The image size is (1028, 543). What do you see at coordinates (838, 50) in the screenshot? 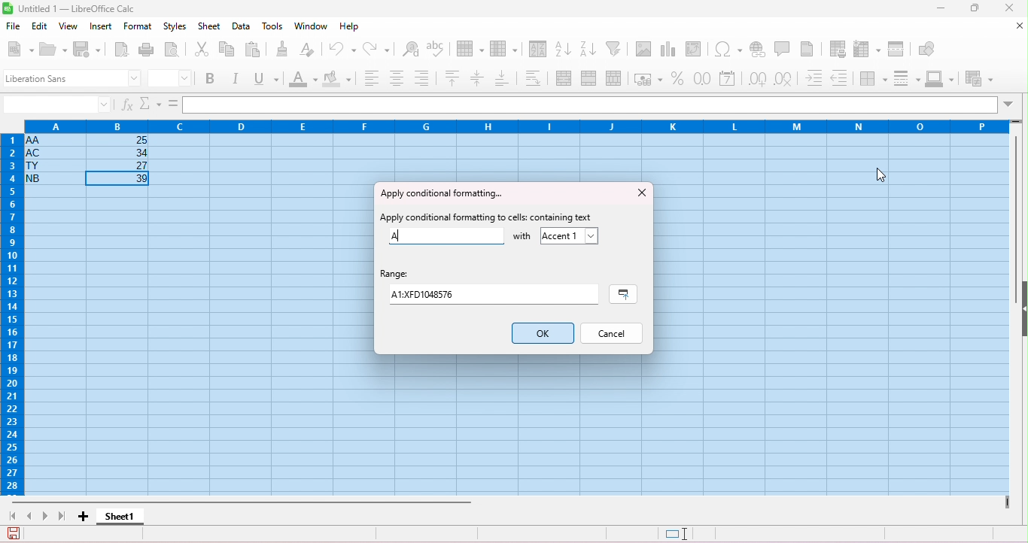
I see `define print area` at bounding box center [838, 50].